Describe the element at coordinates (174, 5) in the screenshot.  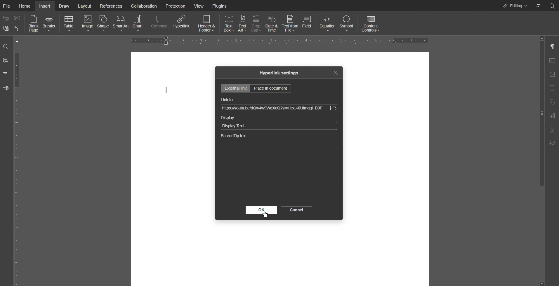
I see `Protection` at that location.